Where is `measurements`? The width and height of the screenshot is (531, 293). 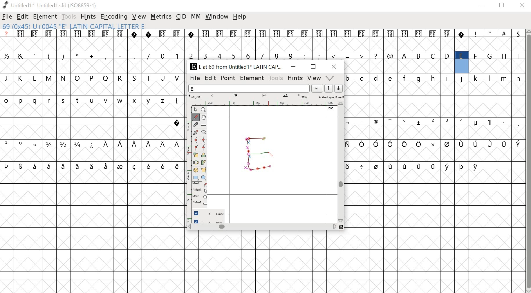 measurements is located at coordinates (266, 97).